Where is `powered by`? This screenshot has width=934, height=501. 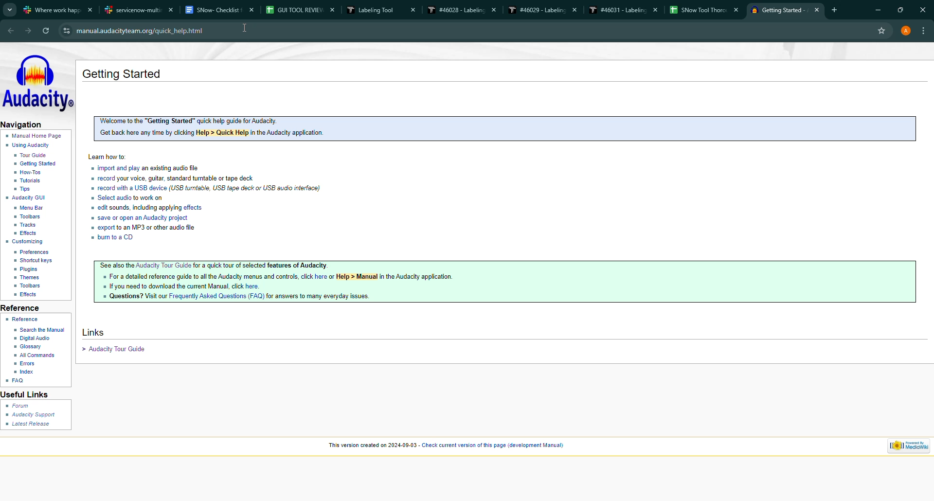
powered by is located at coordinates (909, 446).